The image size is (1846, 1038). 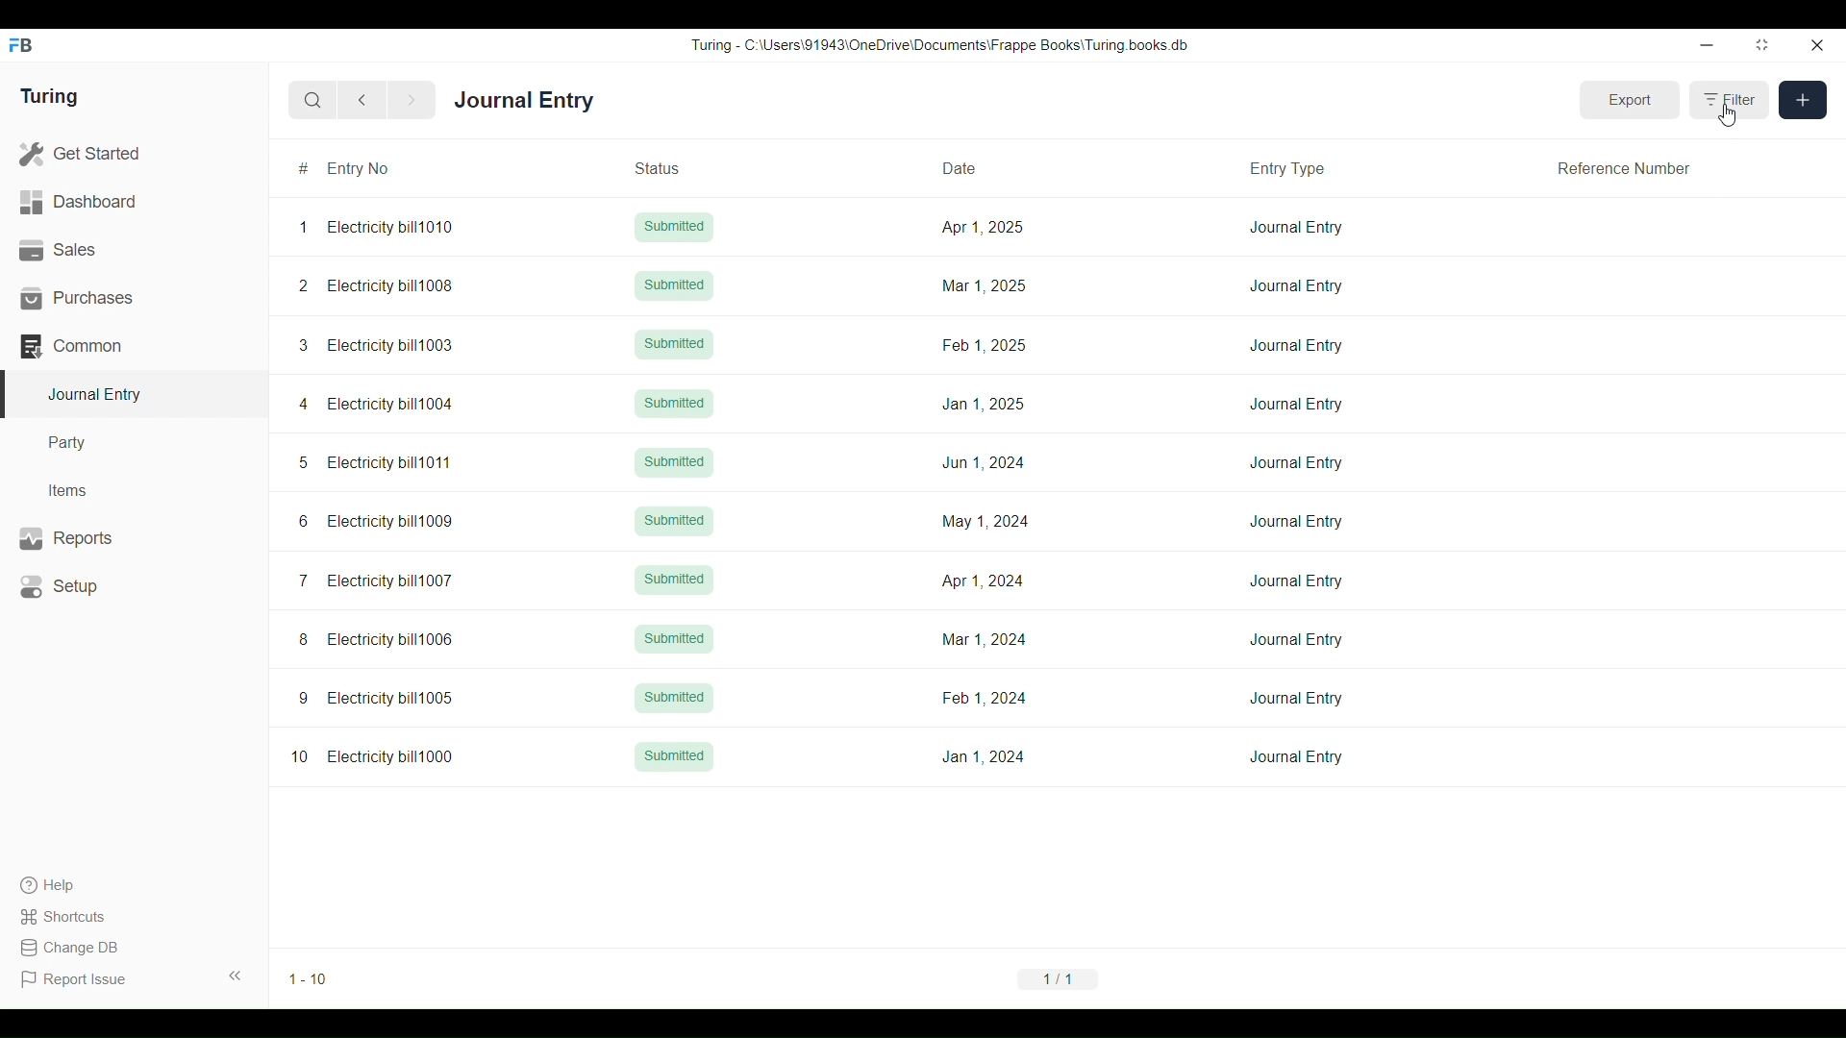 What do you see at coordinates (74, 979) in the screenshot?
I see `Report Issue` at bounding box center [74, 979].